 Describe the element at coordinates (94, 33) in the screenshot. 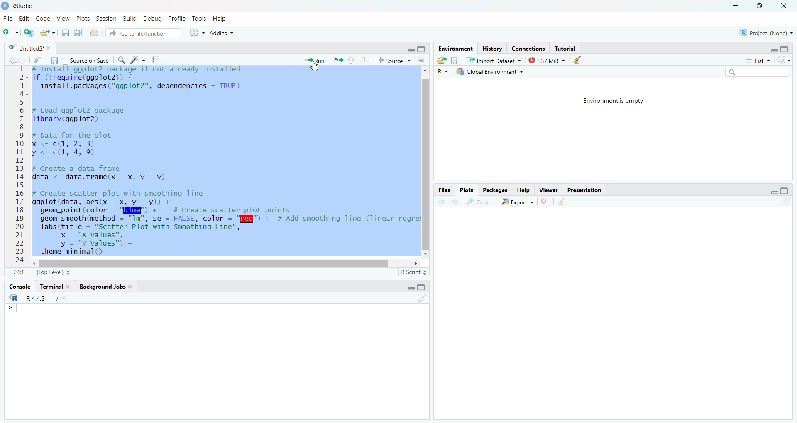

I see `print the current file` at that location.